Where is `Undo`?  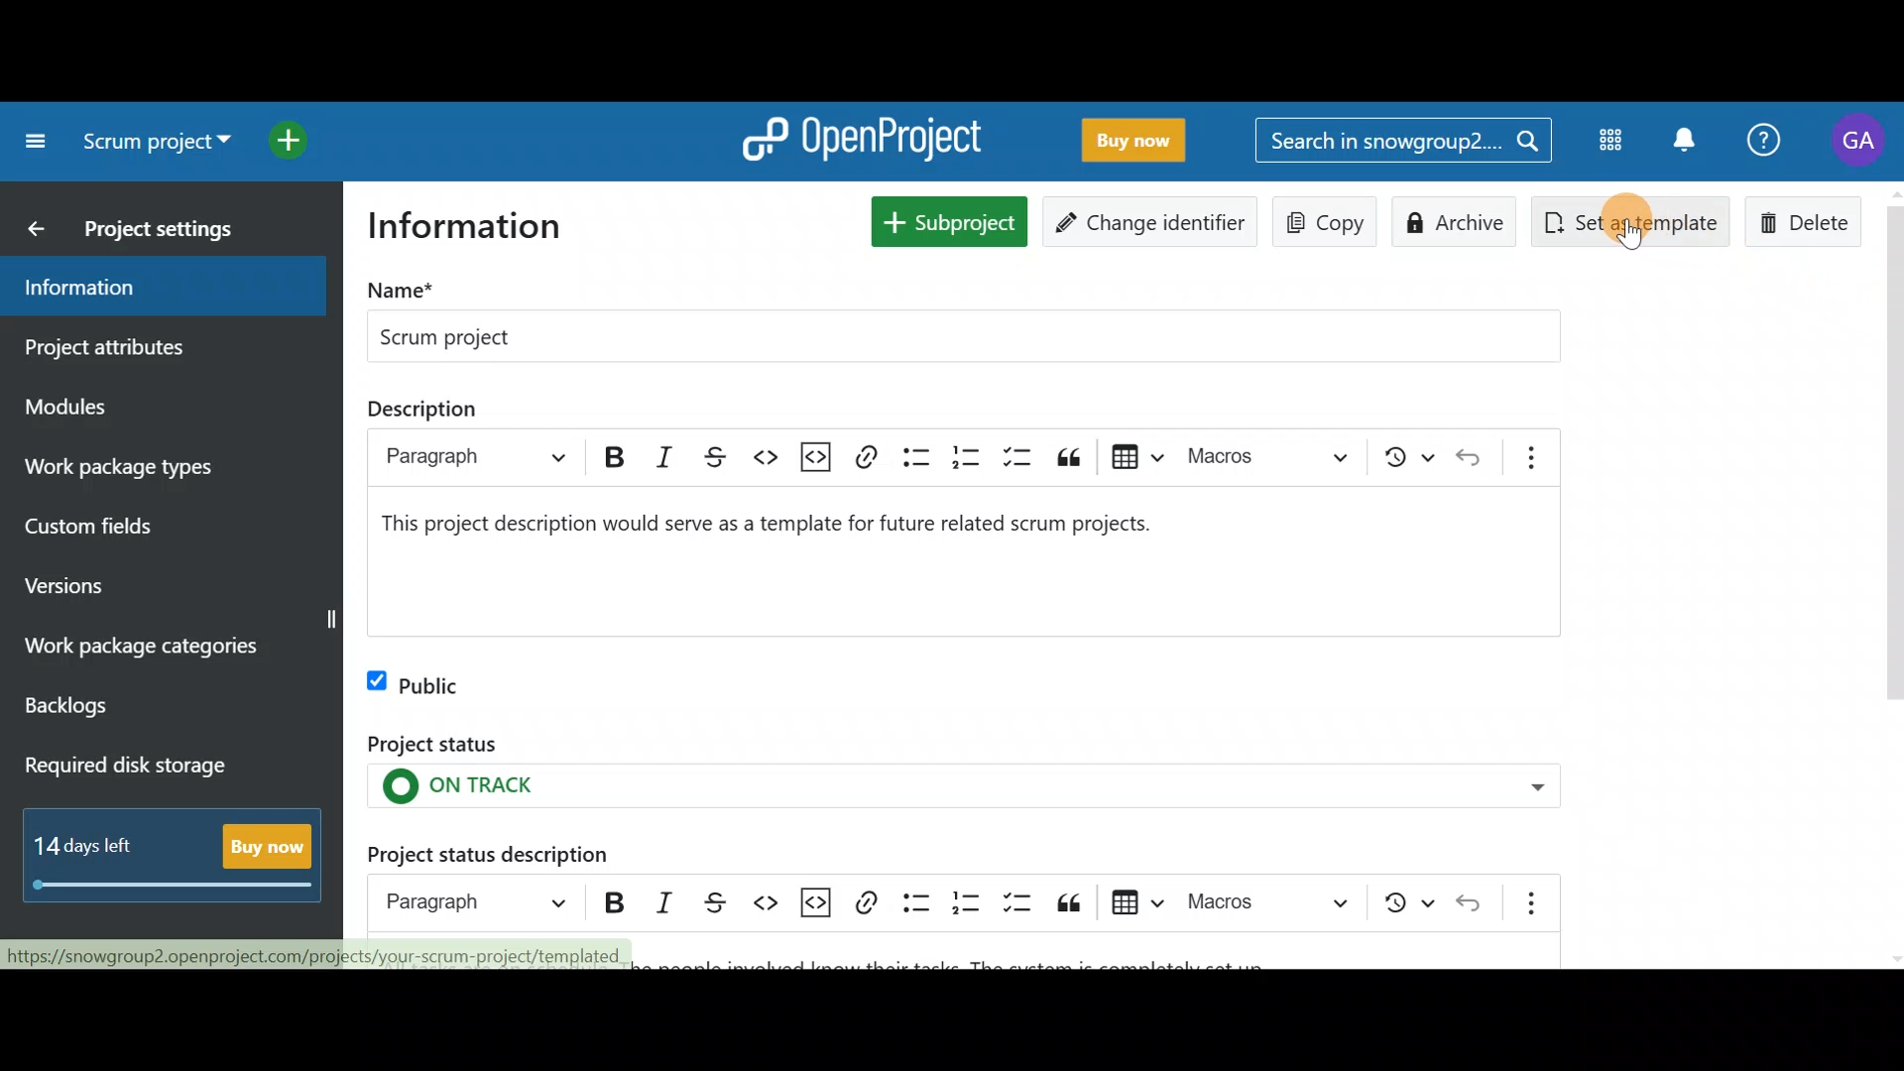 Undo is located at coordinates (1470, 901).